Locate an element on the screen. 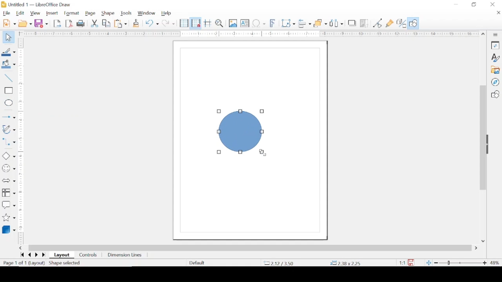 This screenshot has width=502, height=282. scroll right arrow is located at coordinates (476, 248).